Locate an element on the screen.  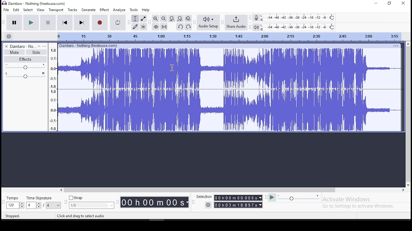
scroll bar is located at coordinates (233, 190).